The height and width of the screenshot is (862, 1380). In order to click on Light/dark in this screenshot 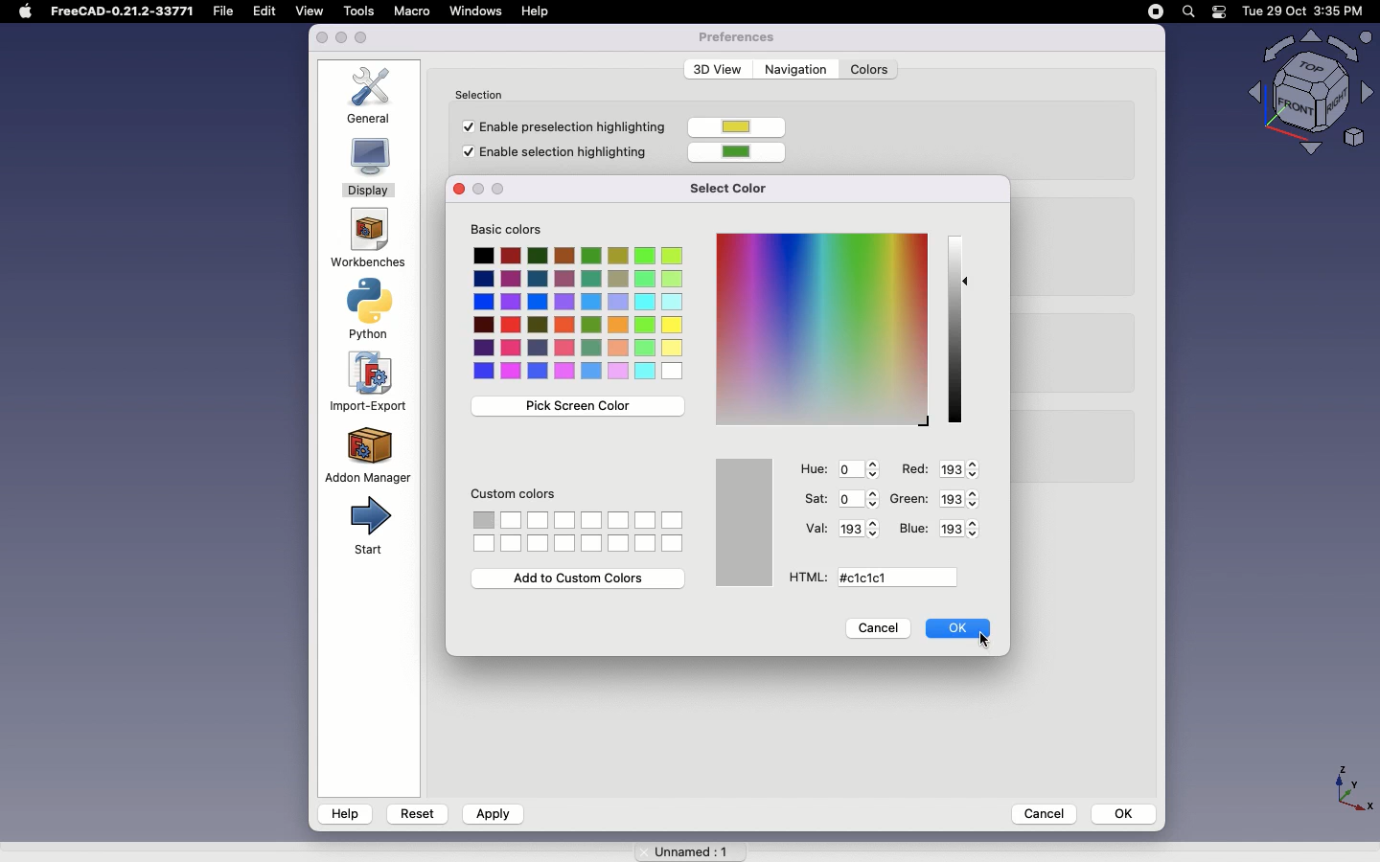, I will do `click(958, 329)`.